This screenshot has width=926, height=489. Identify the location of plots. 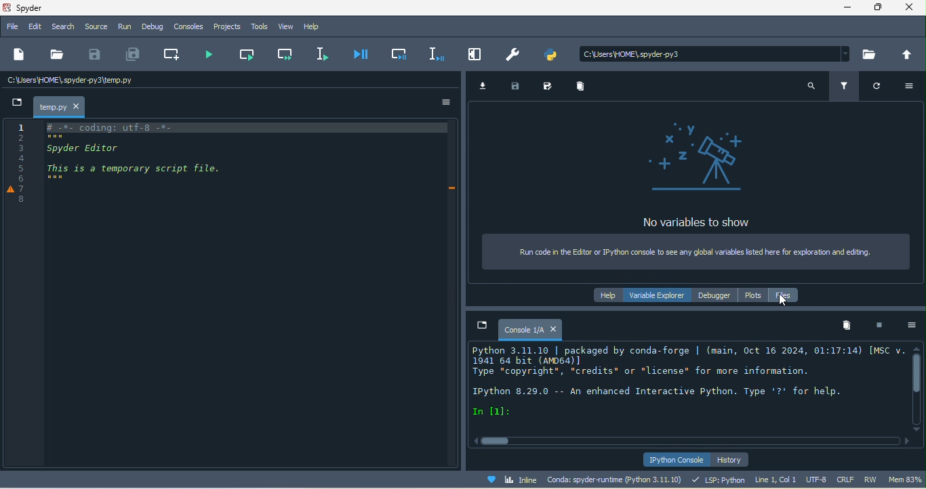
(755, 296).